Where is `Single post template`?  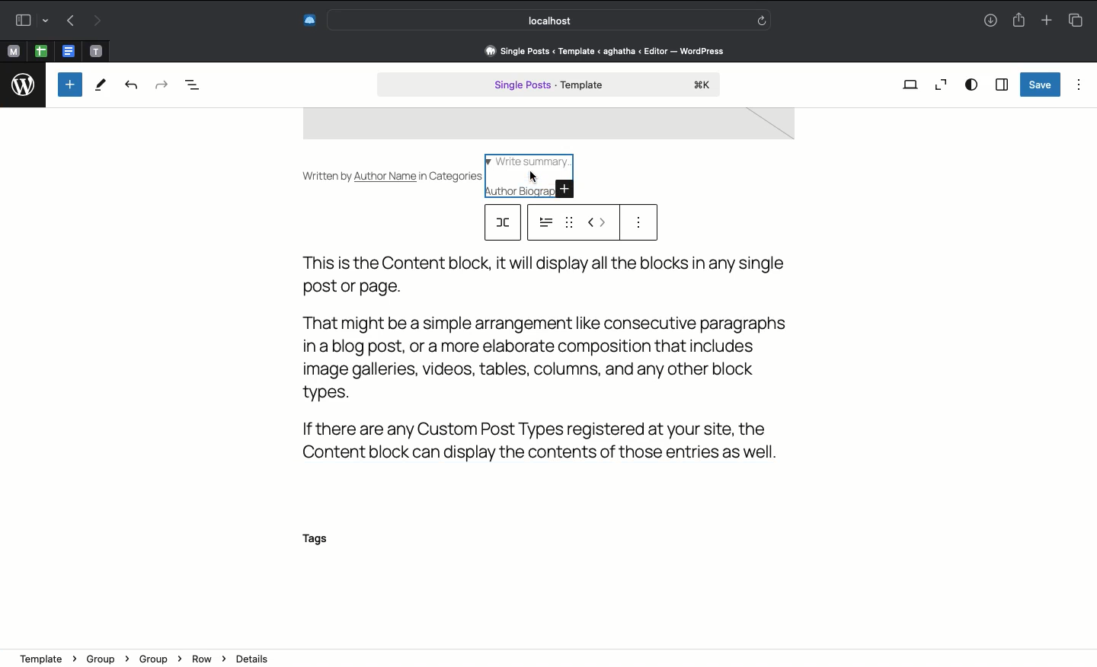 Single post template is located at coordinates (548, 86).